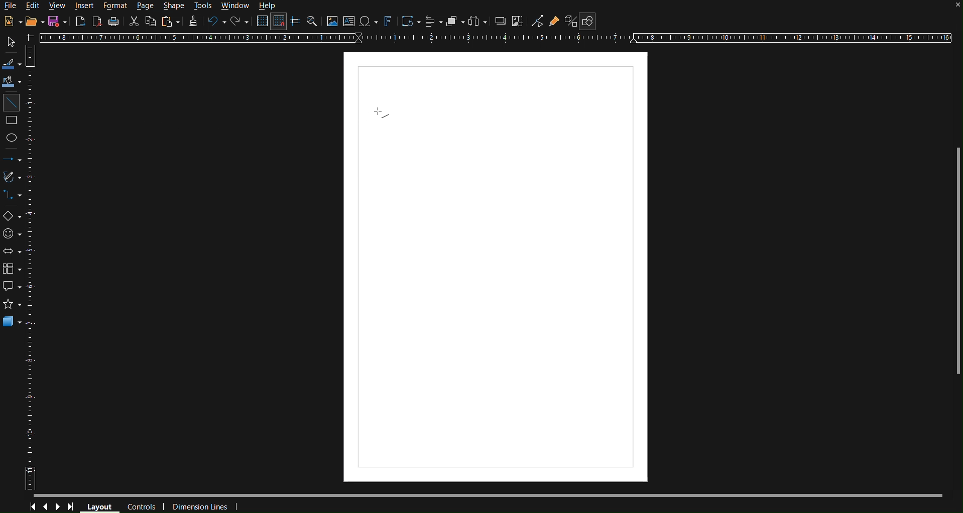 The width and height of the screenshot is (963, 513). What do you see at coordinates (58, 6) in the screenshot?
I see `View` at bounding box center [58, 6].